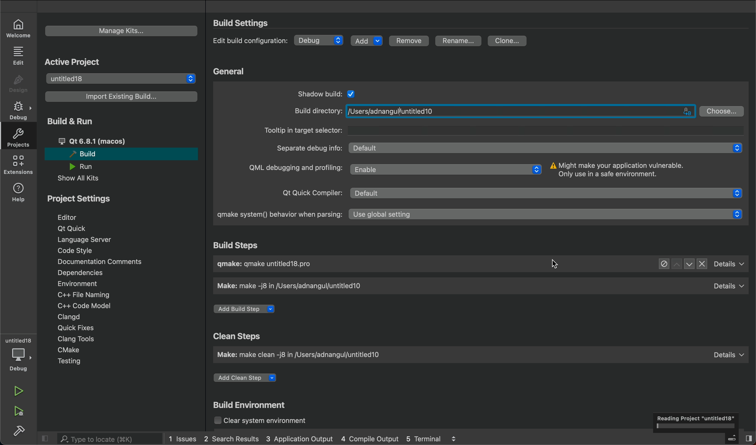 The image size is (756, 445). Describe the element at coordinates (80, 62) in the screenshot. I see `active project                    ` at that location.